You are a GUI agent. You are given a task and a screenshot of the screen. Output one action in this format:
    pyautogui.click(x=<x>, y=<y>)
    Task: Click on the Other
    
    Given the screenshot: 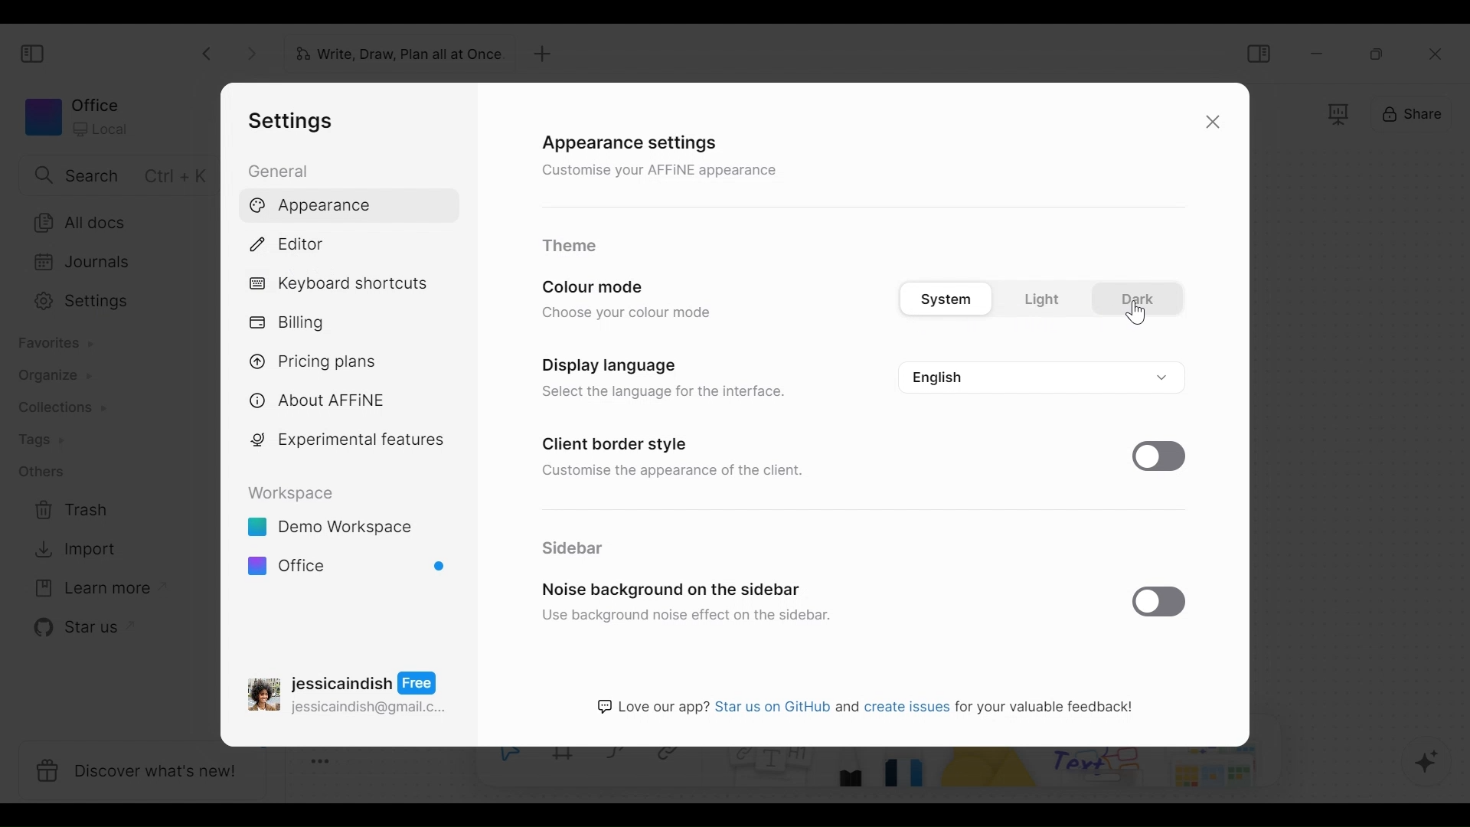 What is the action you would take?
    pyautogui.click(x=44, y=472)
    